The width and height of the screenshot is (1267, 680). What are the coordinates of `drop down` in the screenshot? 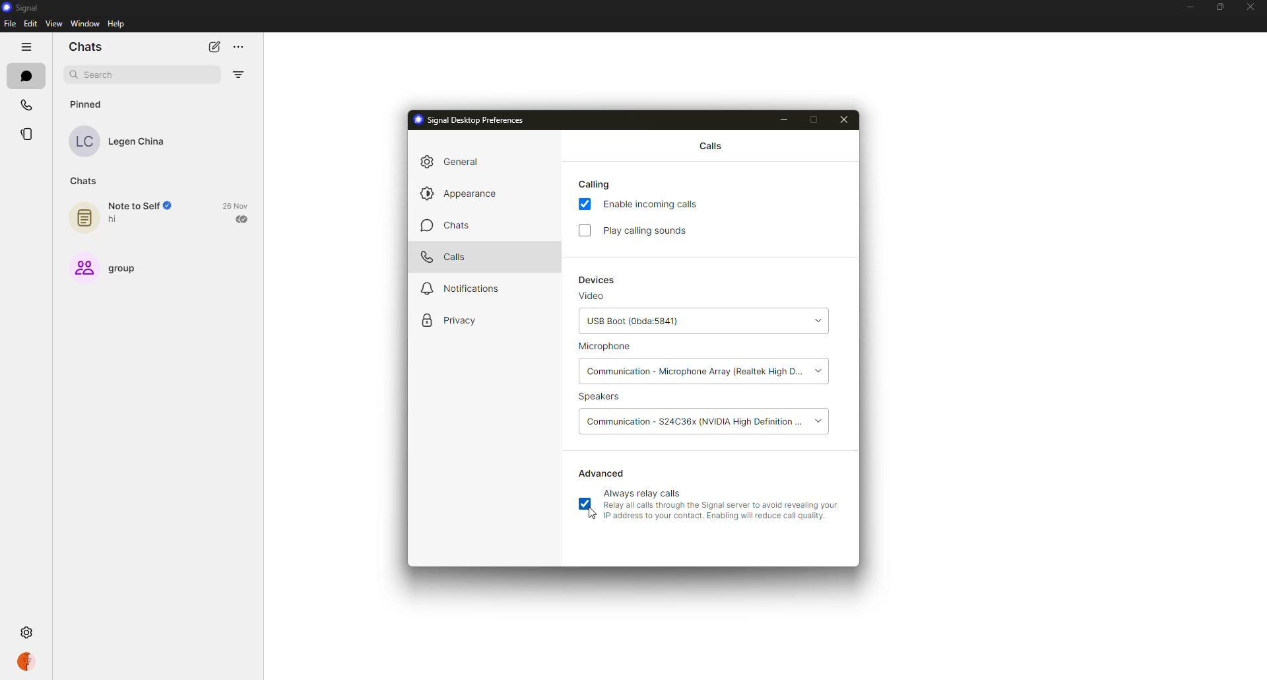 It's located at (817, 322).